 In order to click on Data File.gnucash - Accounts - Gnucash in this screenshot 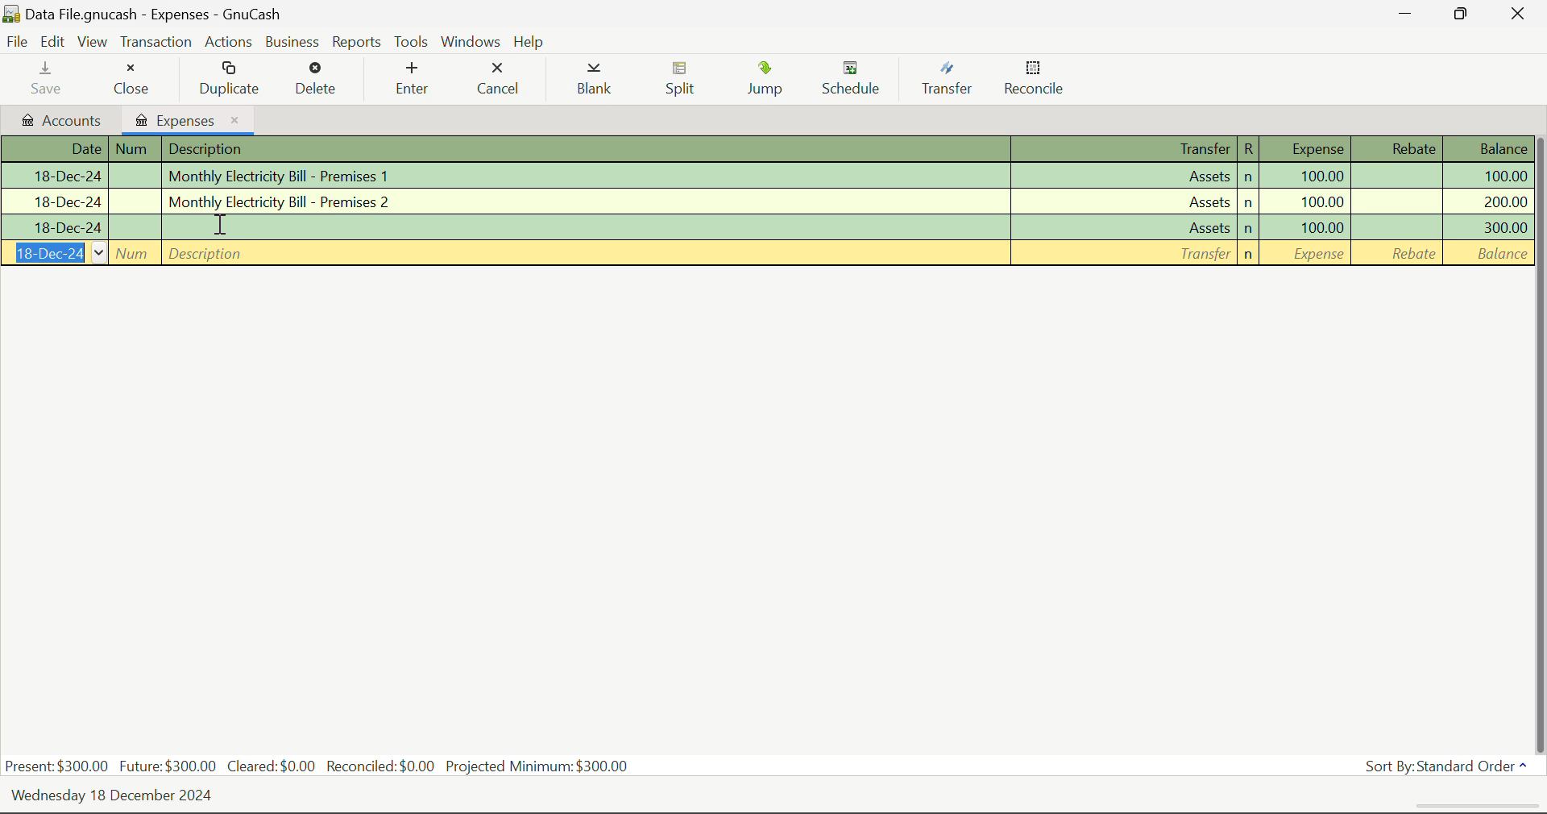, I will do `click(160, 15)`.